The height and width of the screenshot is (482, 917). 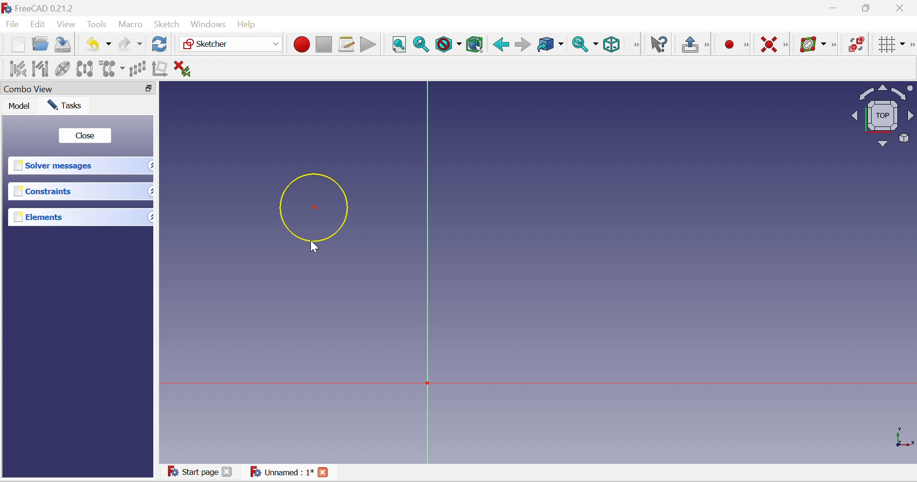 What do you see at coordinates (150, 88) in the screenshot?
I see `Restore down` at bounding box center [150, 88].